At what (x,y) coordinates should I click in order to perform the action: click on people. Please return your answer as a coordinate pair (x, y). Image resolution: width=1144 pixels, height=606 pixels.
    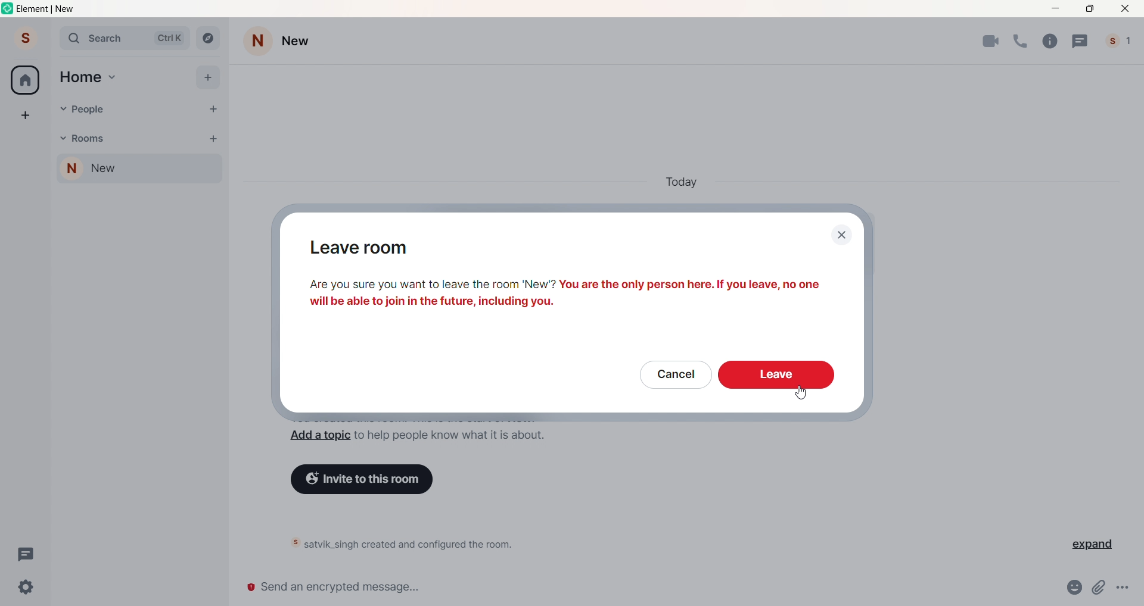
    Looking at the image, I should click on (1120, 38).